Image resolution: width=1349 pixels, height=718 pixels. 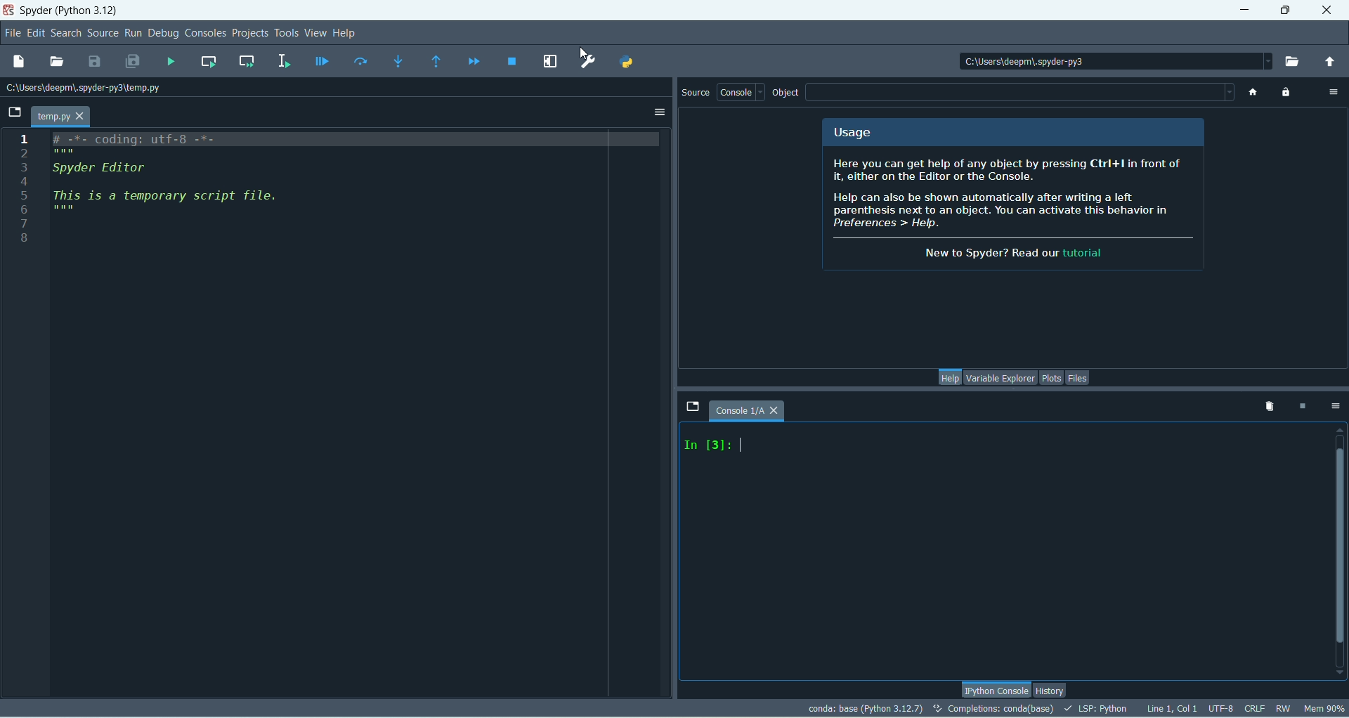 I want to click on file, so click(x=14, y=34).